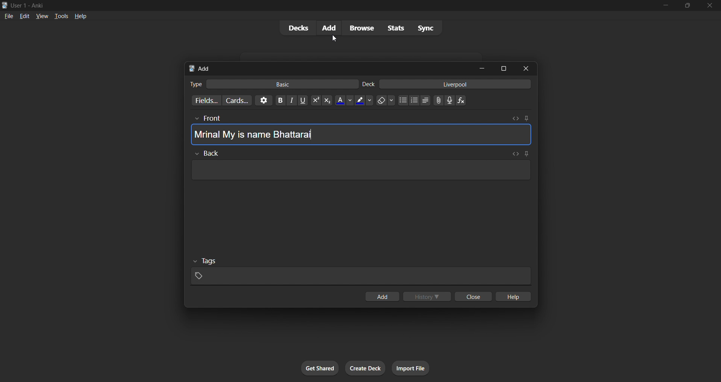  What do you see at coordinates (263, 100) in the screenshot?
I see `options` at bounding box center [263, 100].